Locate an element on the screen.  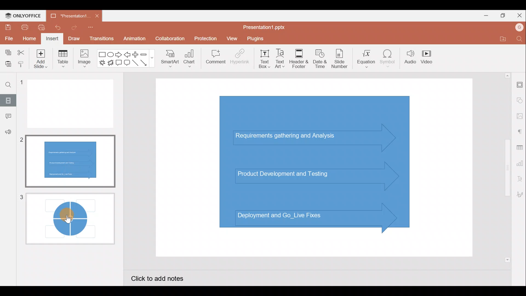
Plugins is located at coordinates (258, 39).